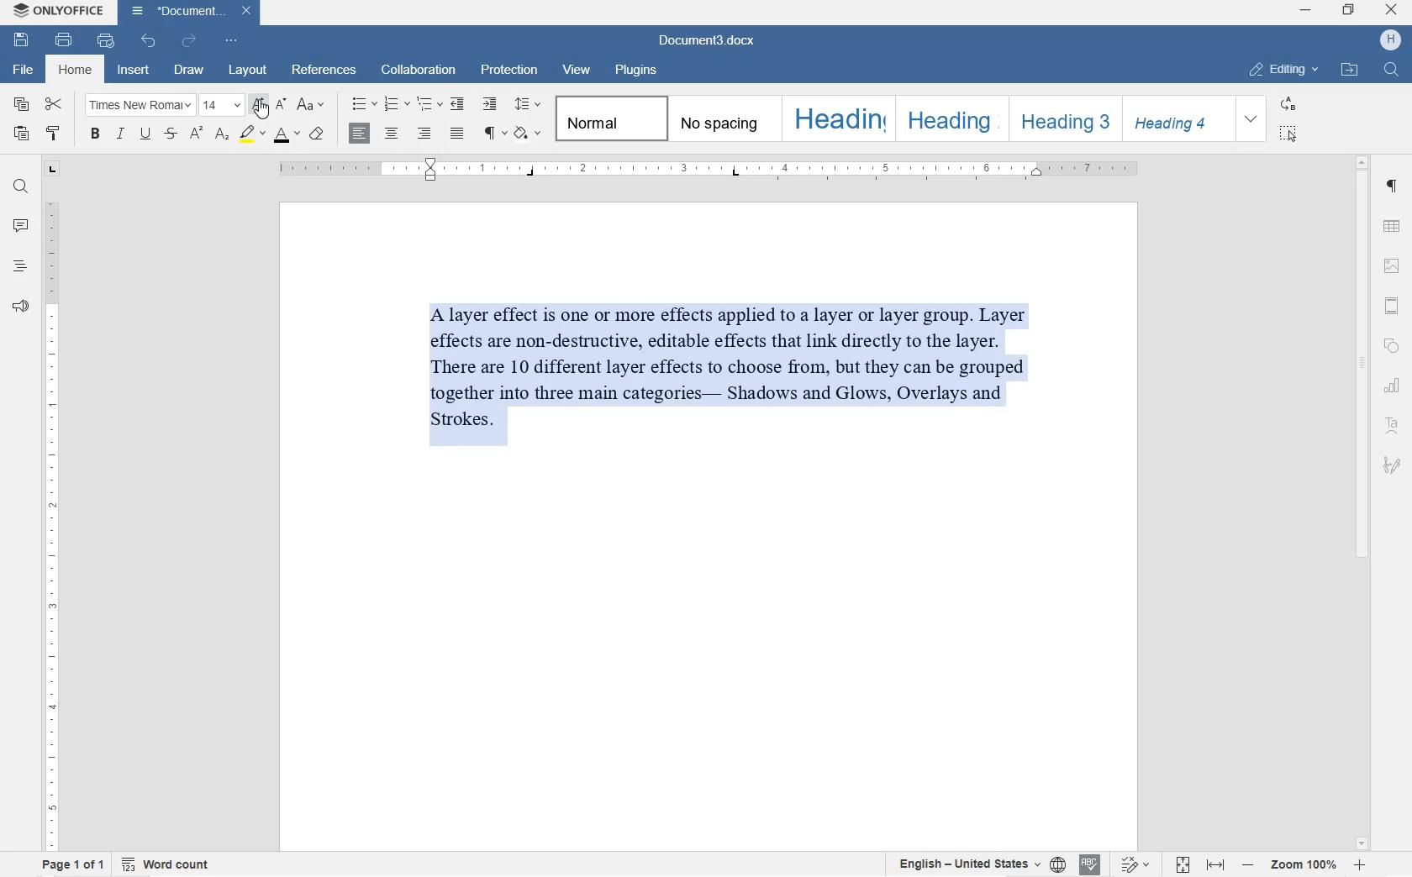 The height and width of the screenshot is (877, 1412). What do you see at coordinates (458, 106) in the screenshot?
I see `DECREASE INDENT` at bounding box center [458, 106].